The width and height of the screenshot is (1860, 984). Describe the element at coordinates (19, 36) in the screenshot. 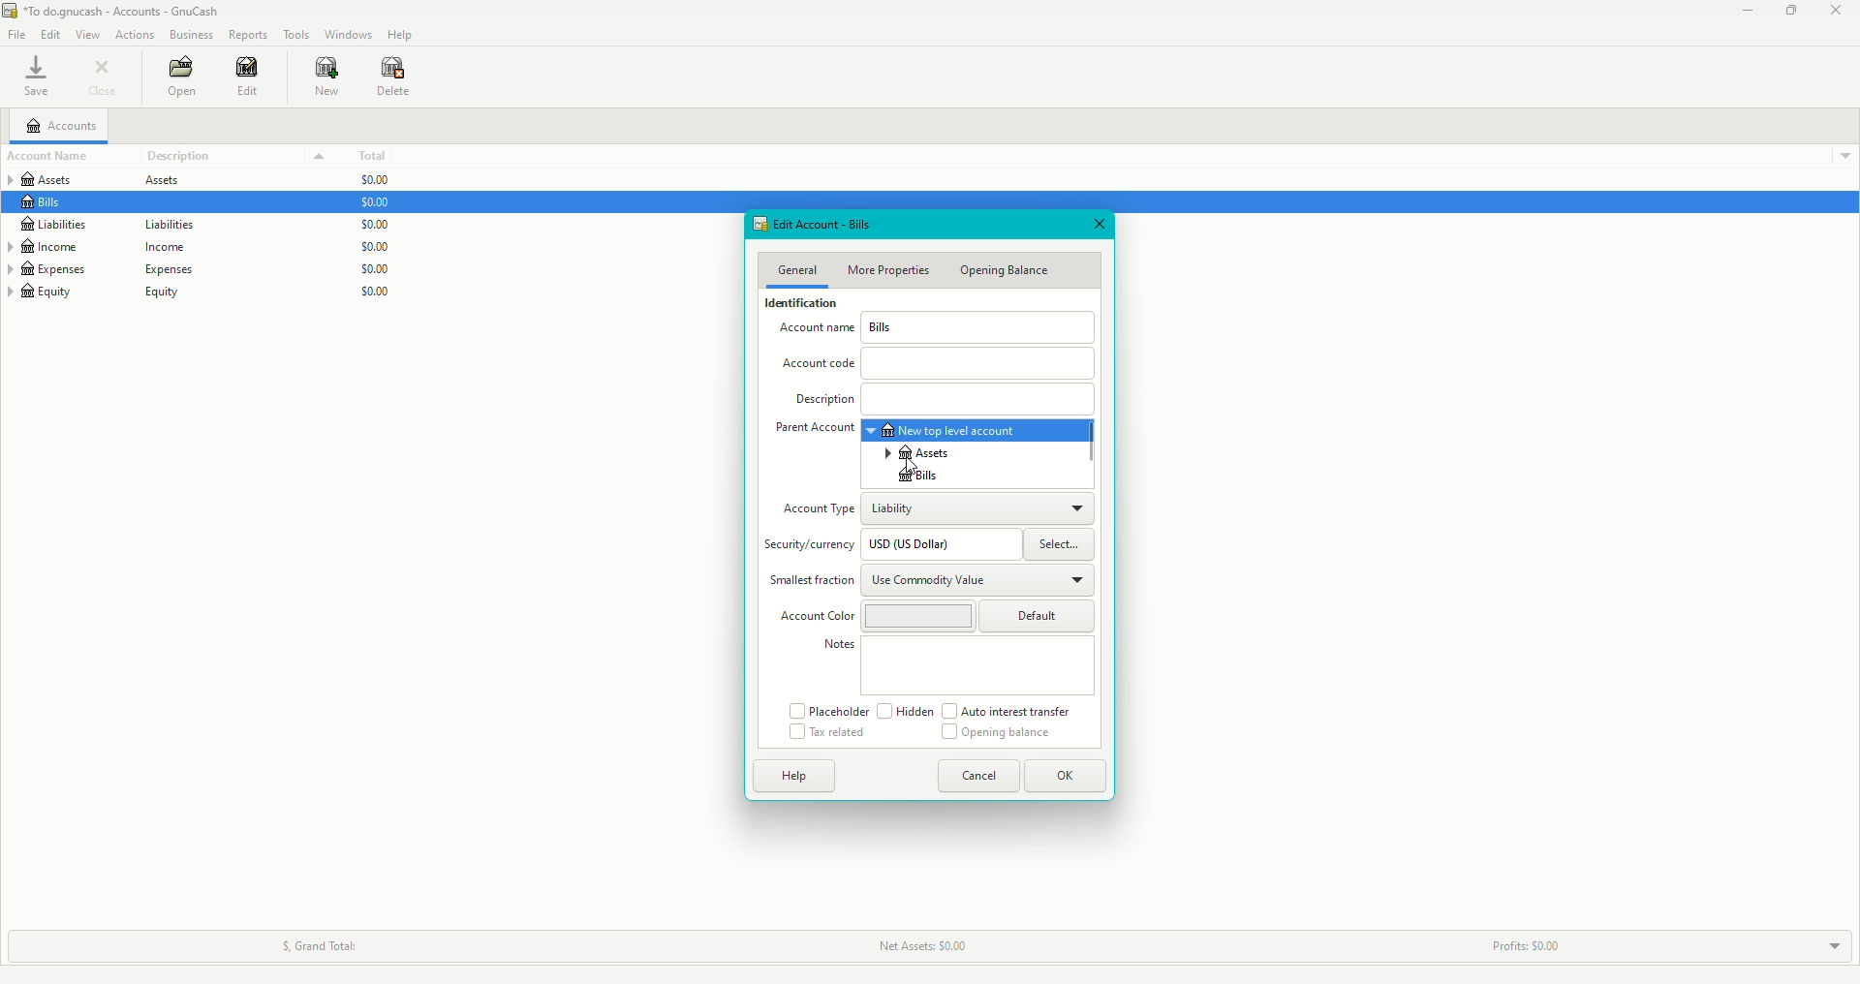

I see `File` at that location.